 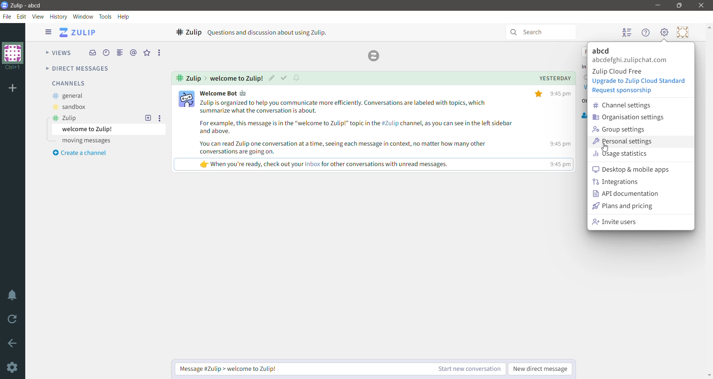 What do you see at coordinates (120, 53) in the screenshot?
I see `Combined feed` at bounding box center [120, 53].